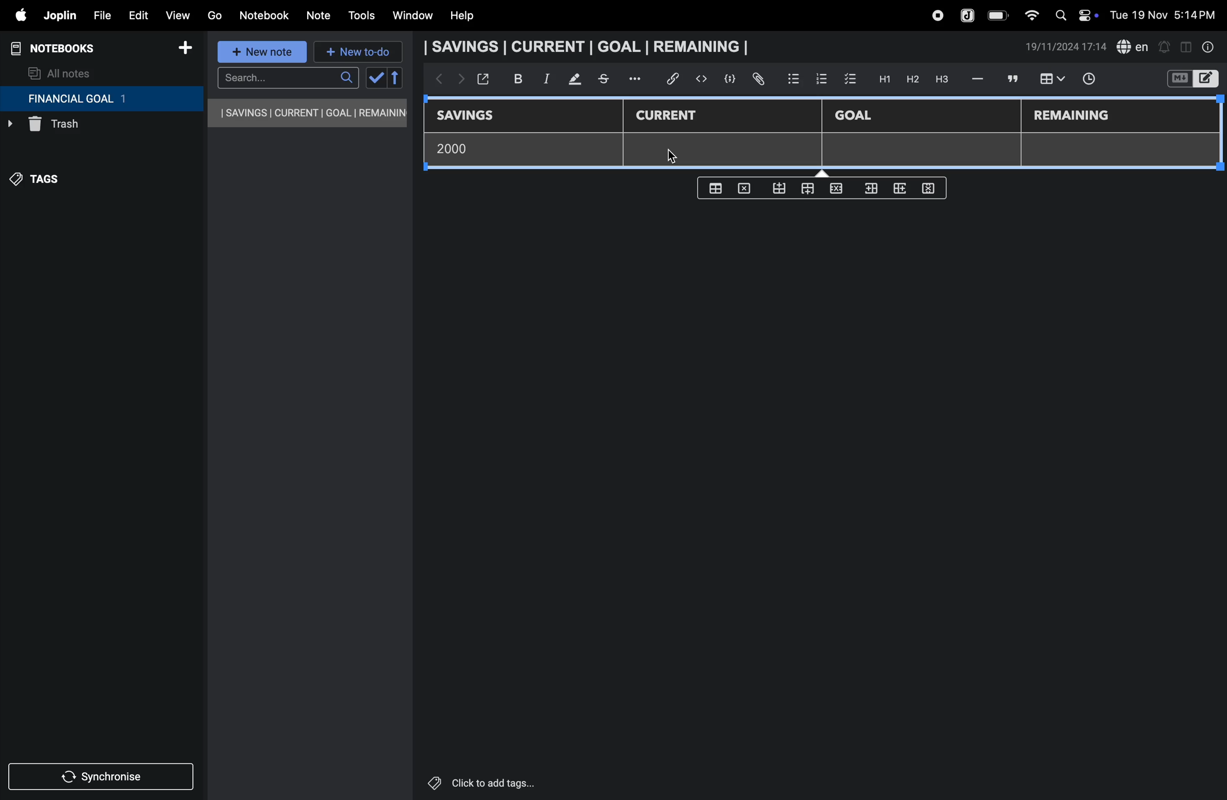 Image resolution: width=1227 pixels, height=800 pixels. I want to click on bullet list, so click(793, 77).